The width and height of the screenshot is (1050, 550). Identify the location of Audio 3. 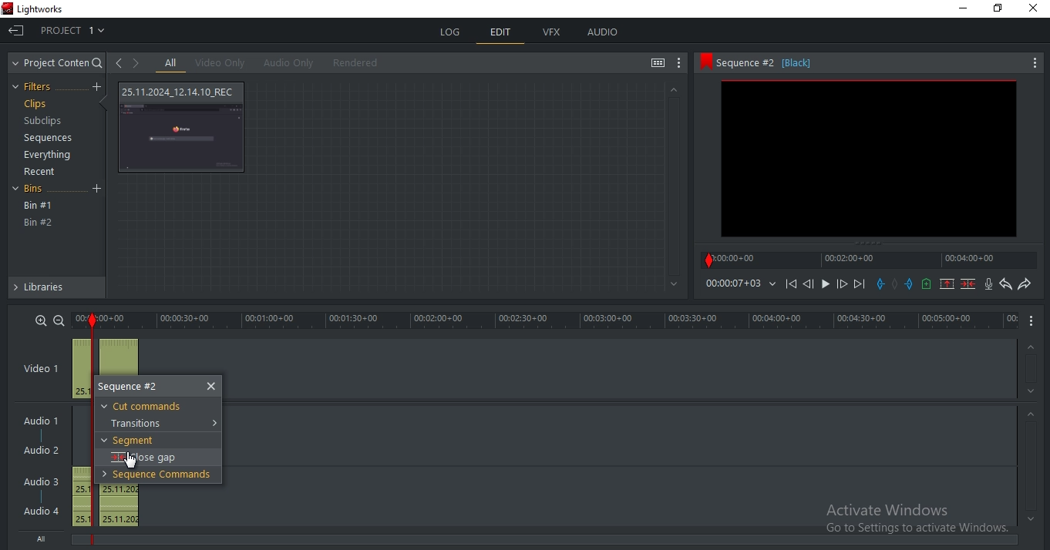
(39, 480).